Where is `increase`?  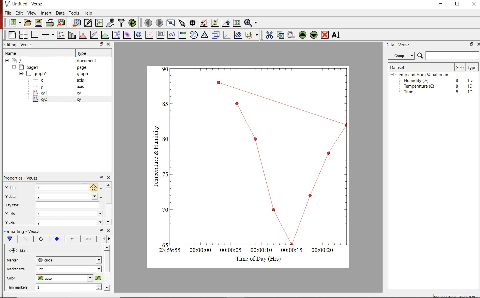 increase is located at coordinates (99, 286).